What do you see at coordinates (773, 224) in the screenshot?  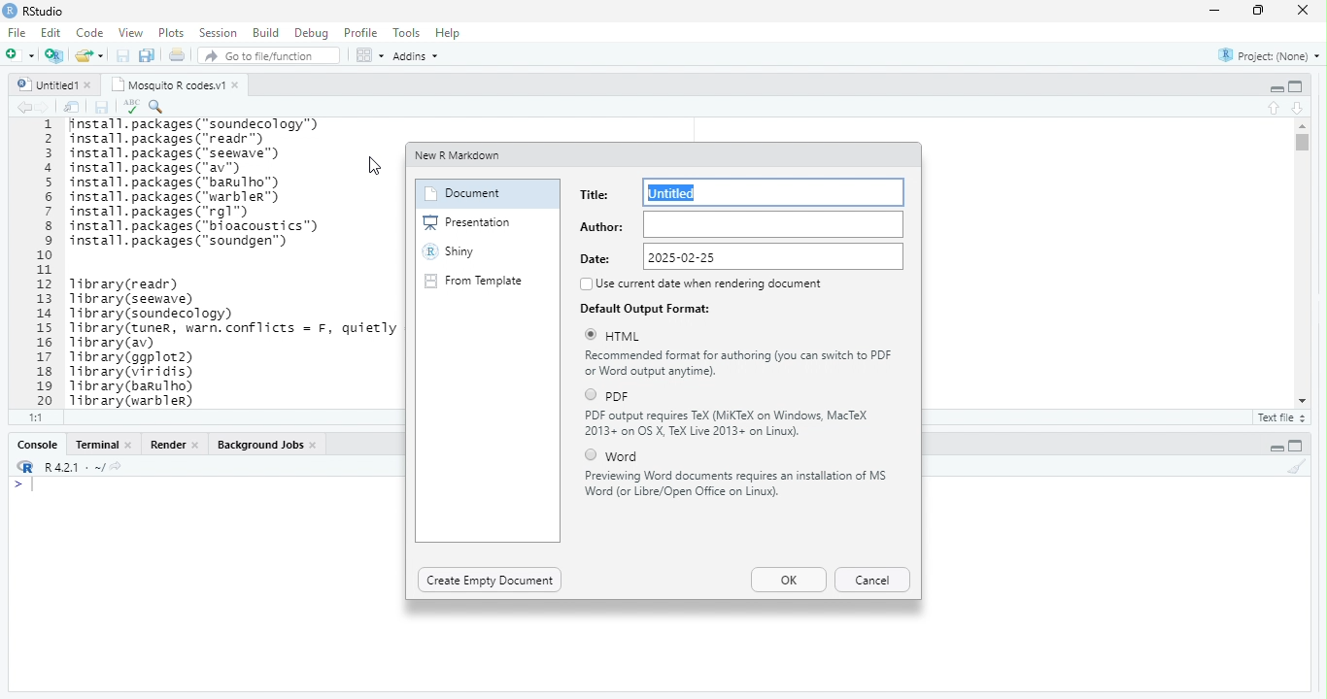 I see `Author` at bounding box center [773, 224].